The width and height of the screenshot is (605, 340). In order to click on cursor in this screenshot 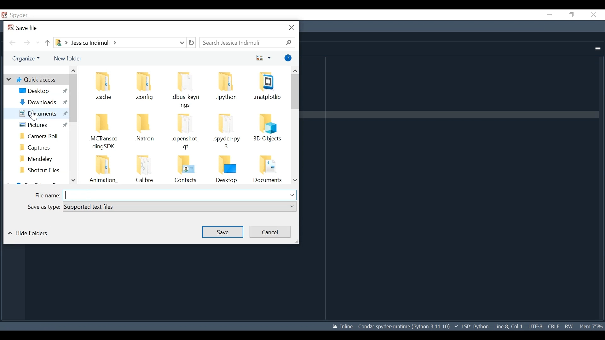, I will do `click(34, 115)`.